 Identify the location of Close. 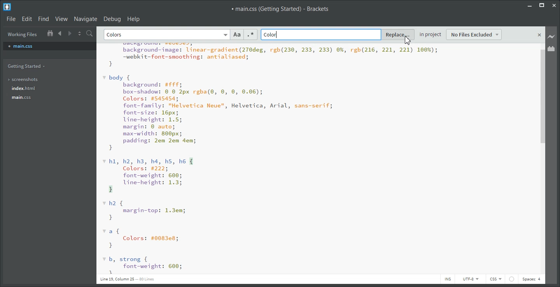
(555, 5).